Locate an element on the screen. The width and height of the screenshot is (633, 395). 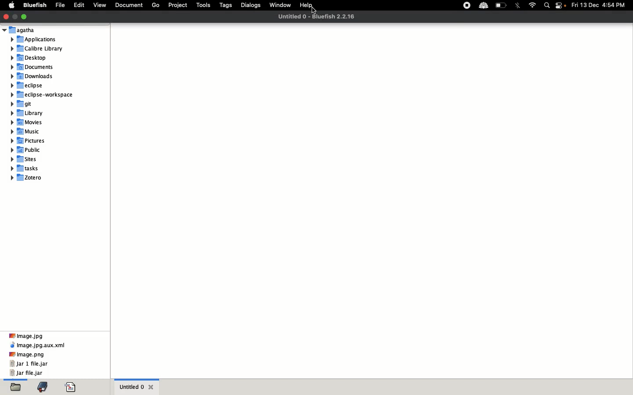
PDF viewer is located at coordinates (70, 387).